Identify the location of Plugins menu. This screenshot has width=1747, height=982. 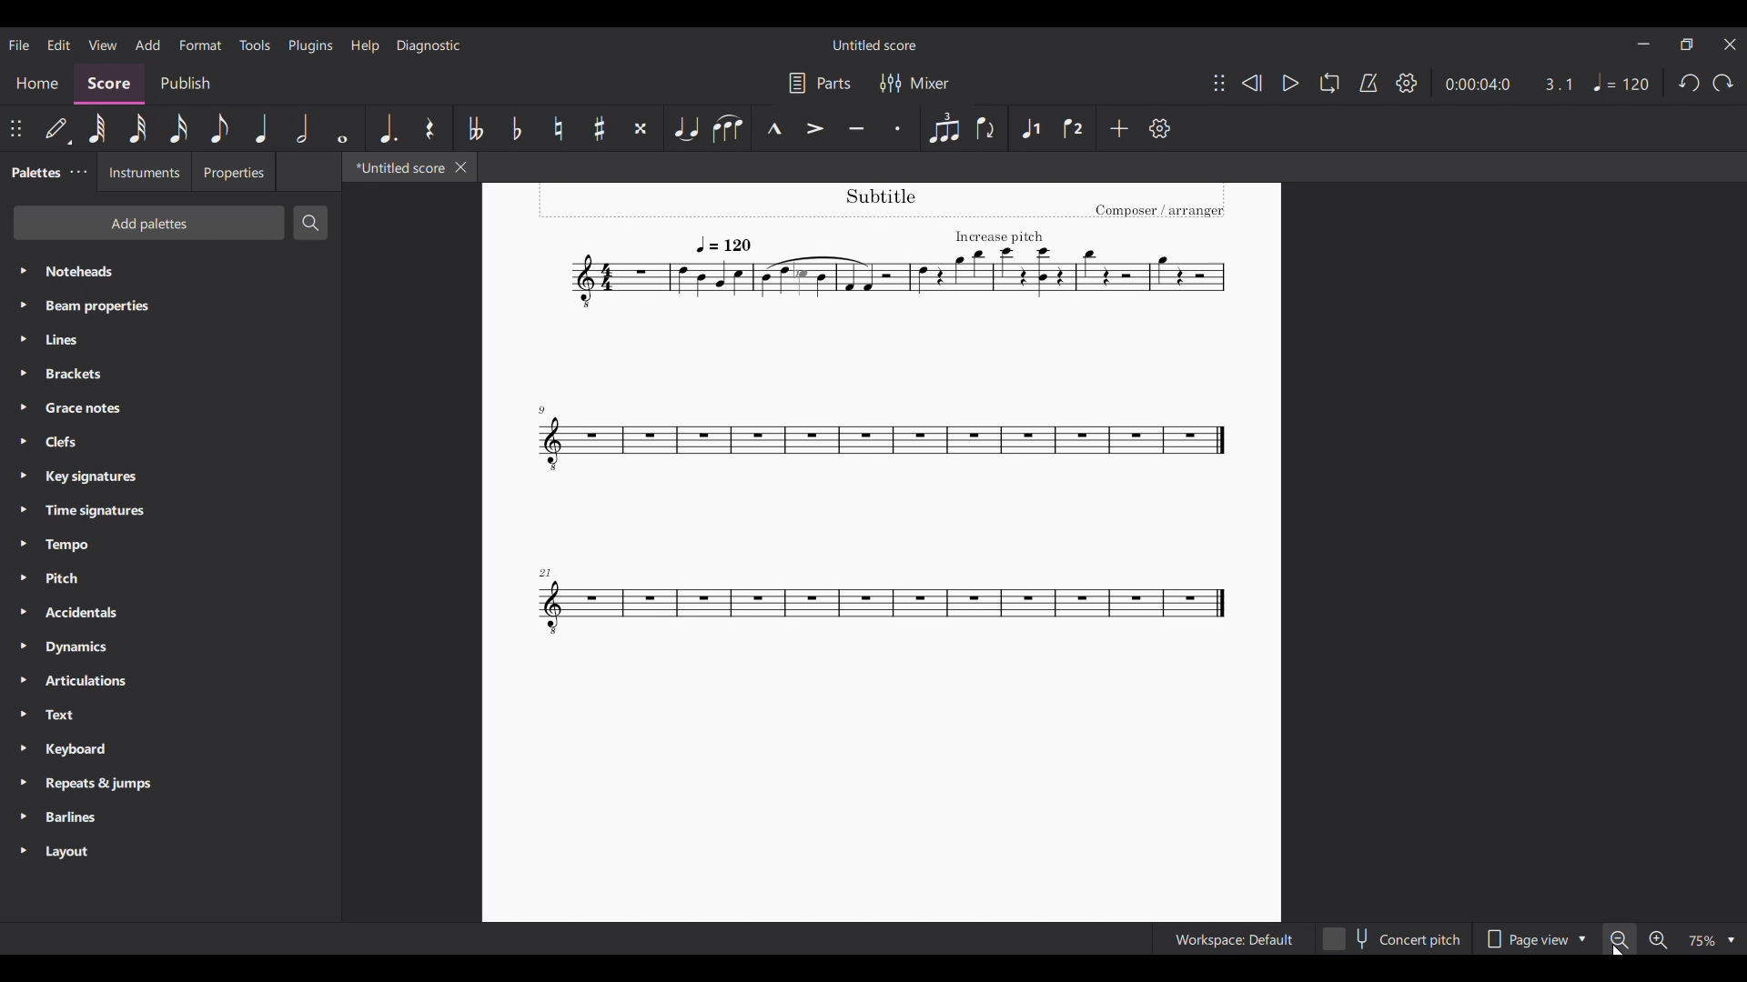
(310, 46).